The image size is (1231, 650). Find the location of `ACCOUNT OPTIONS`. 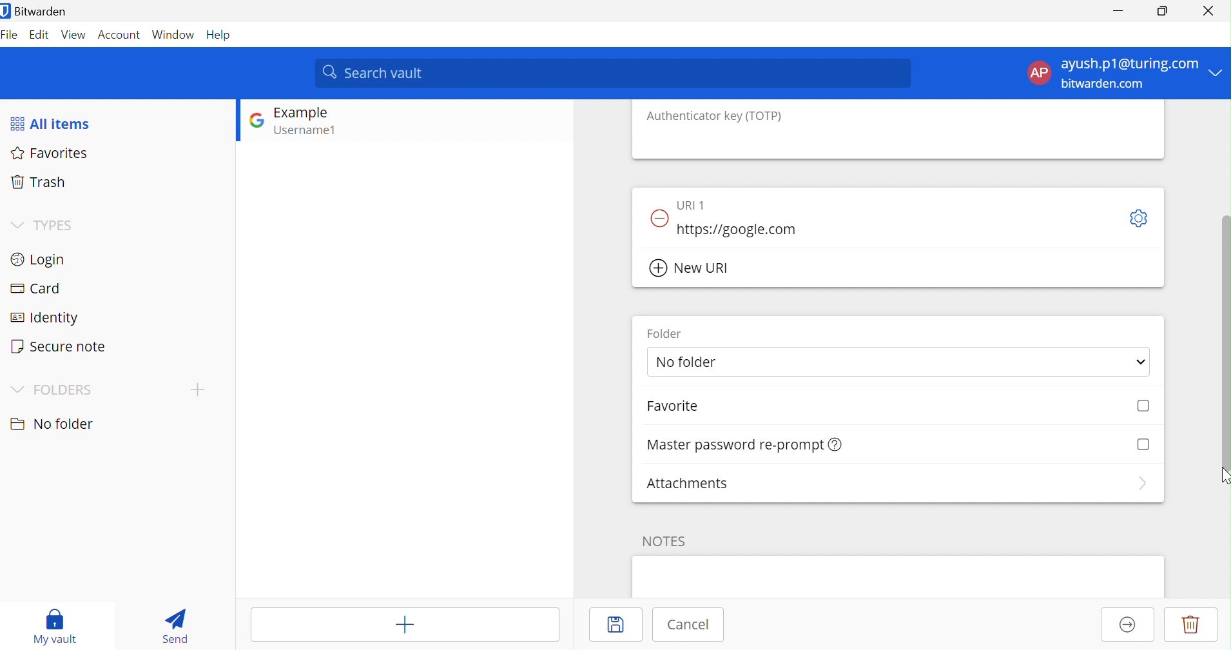

ACCOUNT OPTIONS is located at coordinates (1114, 74).